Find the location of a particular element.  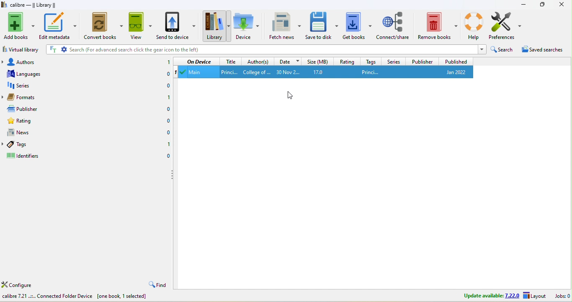

series is located at coordinates (393, 61).